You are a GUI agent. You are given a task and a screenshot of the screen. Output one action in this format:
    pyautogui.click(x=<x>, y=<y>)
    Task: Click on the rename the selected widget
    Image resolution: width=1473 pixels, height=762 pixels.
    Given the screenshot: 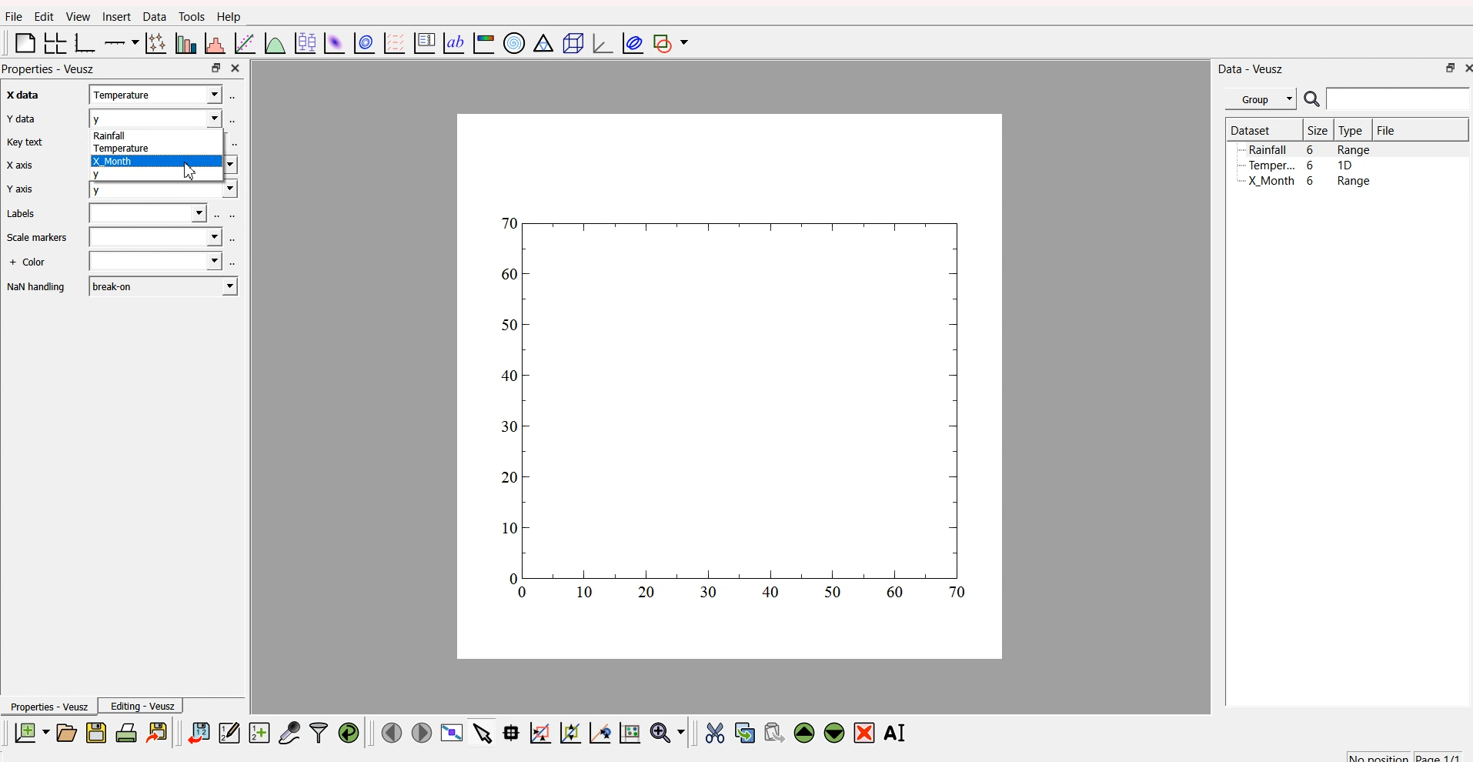 What is the action you would take?
    pyautogui.click(x=897, y=732)
    